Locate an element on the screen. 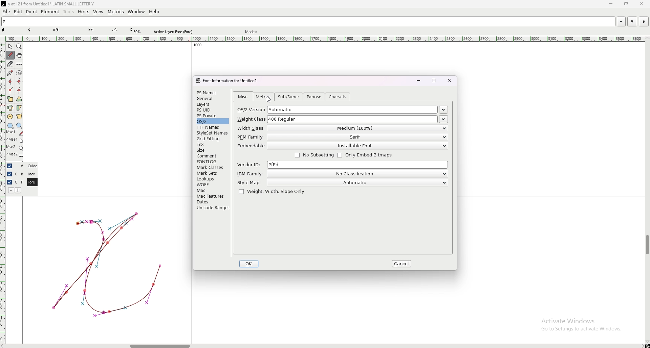 The height and width of the screenshot is (348, 650). os/2 versions is located at coordinates (444, 110).